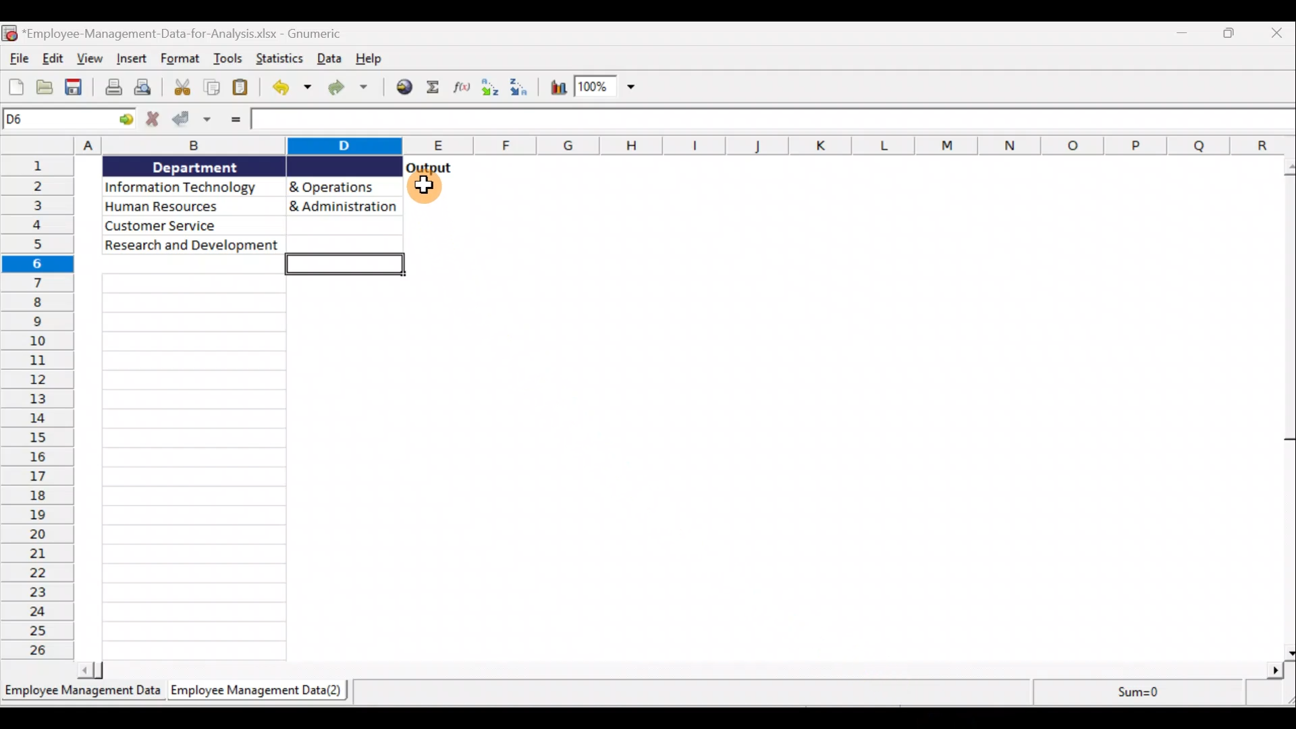 This screenshot has width=1296, height=729. I want to click on scroll bar, so click(682, 670).